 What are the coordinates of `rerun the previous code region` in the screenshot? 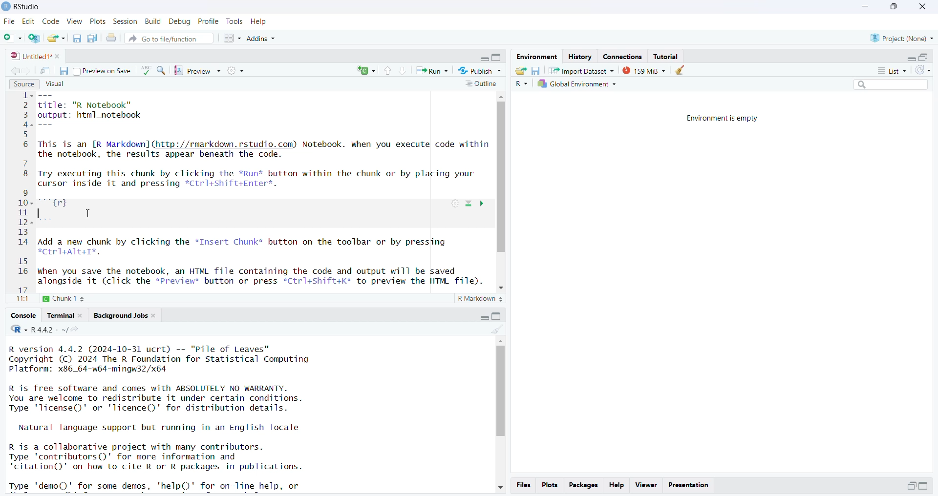 It's located at (365, 71).